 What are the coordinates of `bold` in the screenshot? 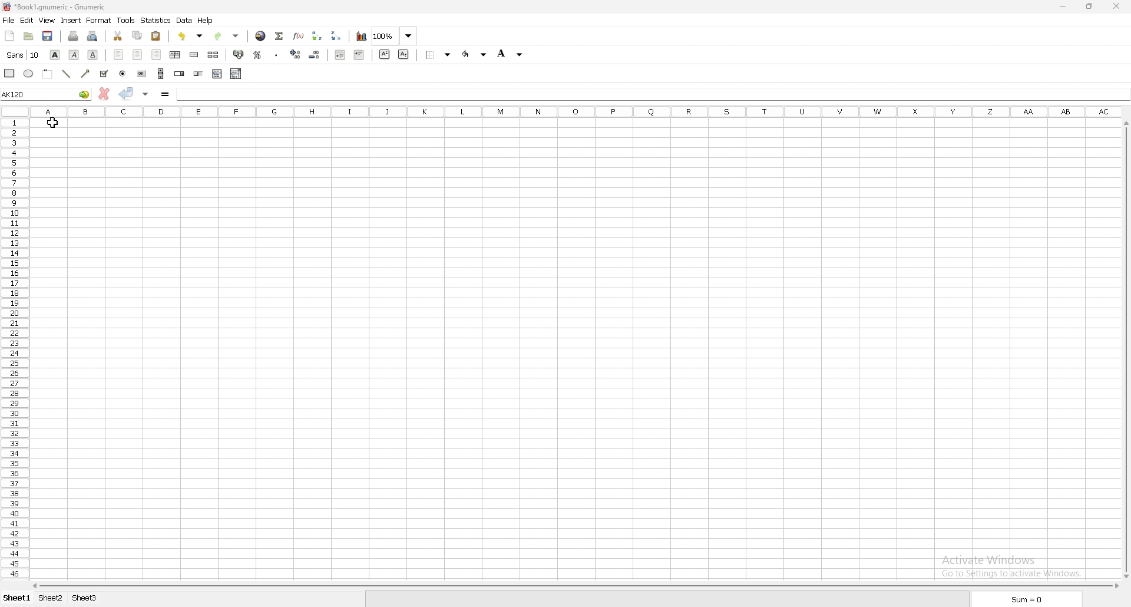 It's located at (56, 54).